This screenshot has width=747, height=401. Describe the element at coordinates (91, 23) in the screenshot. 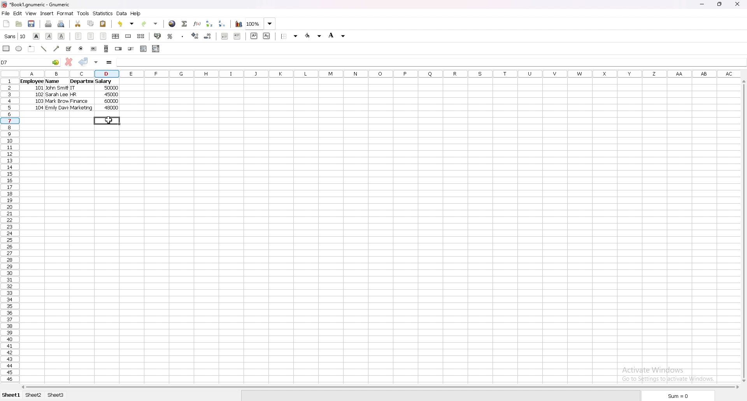

I see `copy` at that location.